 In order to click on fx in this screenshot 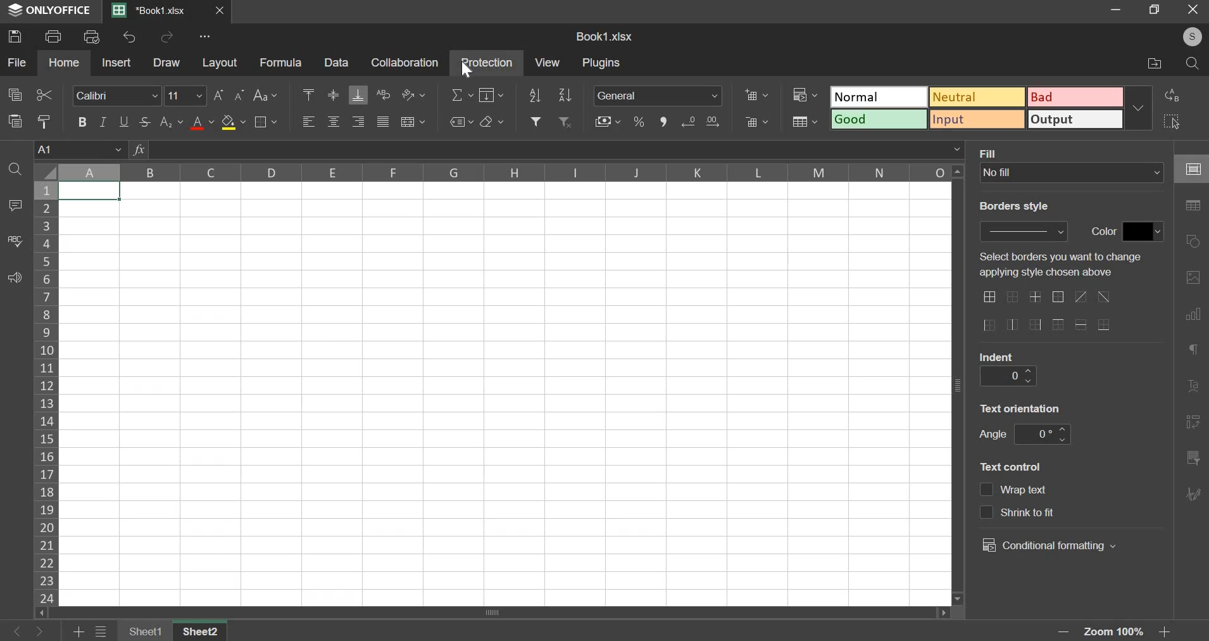, I will do `click(139, 149)`.